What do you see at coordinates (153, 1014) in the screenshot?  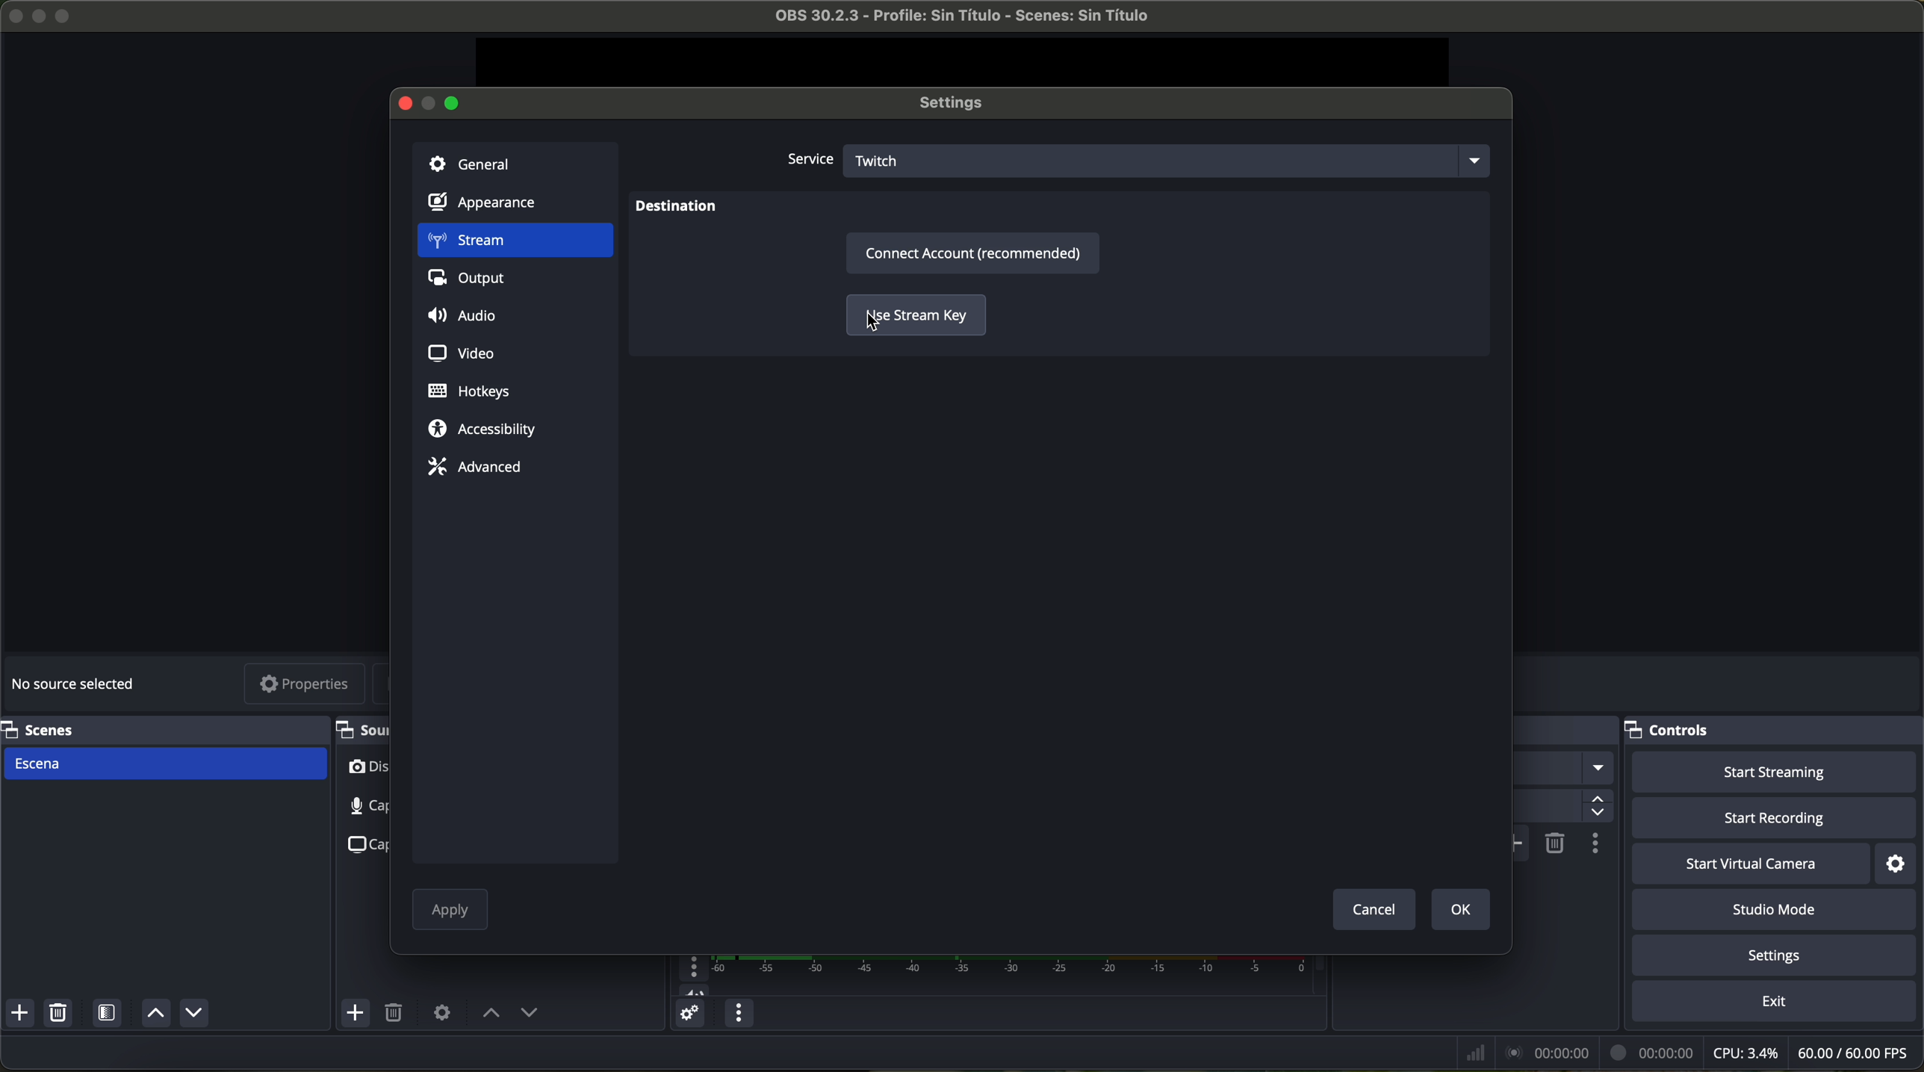 I see `move source up` at bounding box center [153, 1014].